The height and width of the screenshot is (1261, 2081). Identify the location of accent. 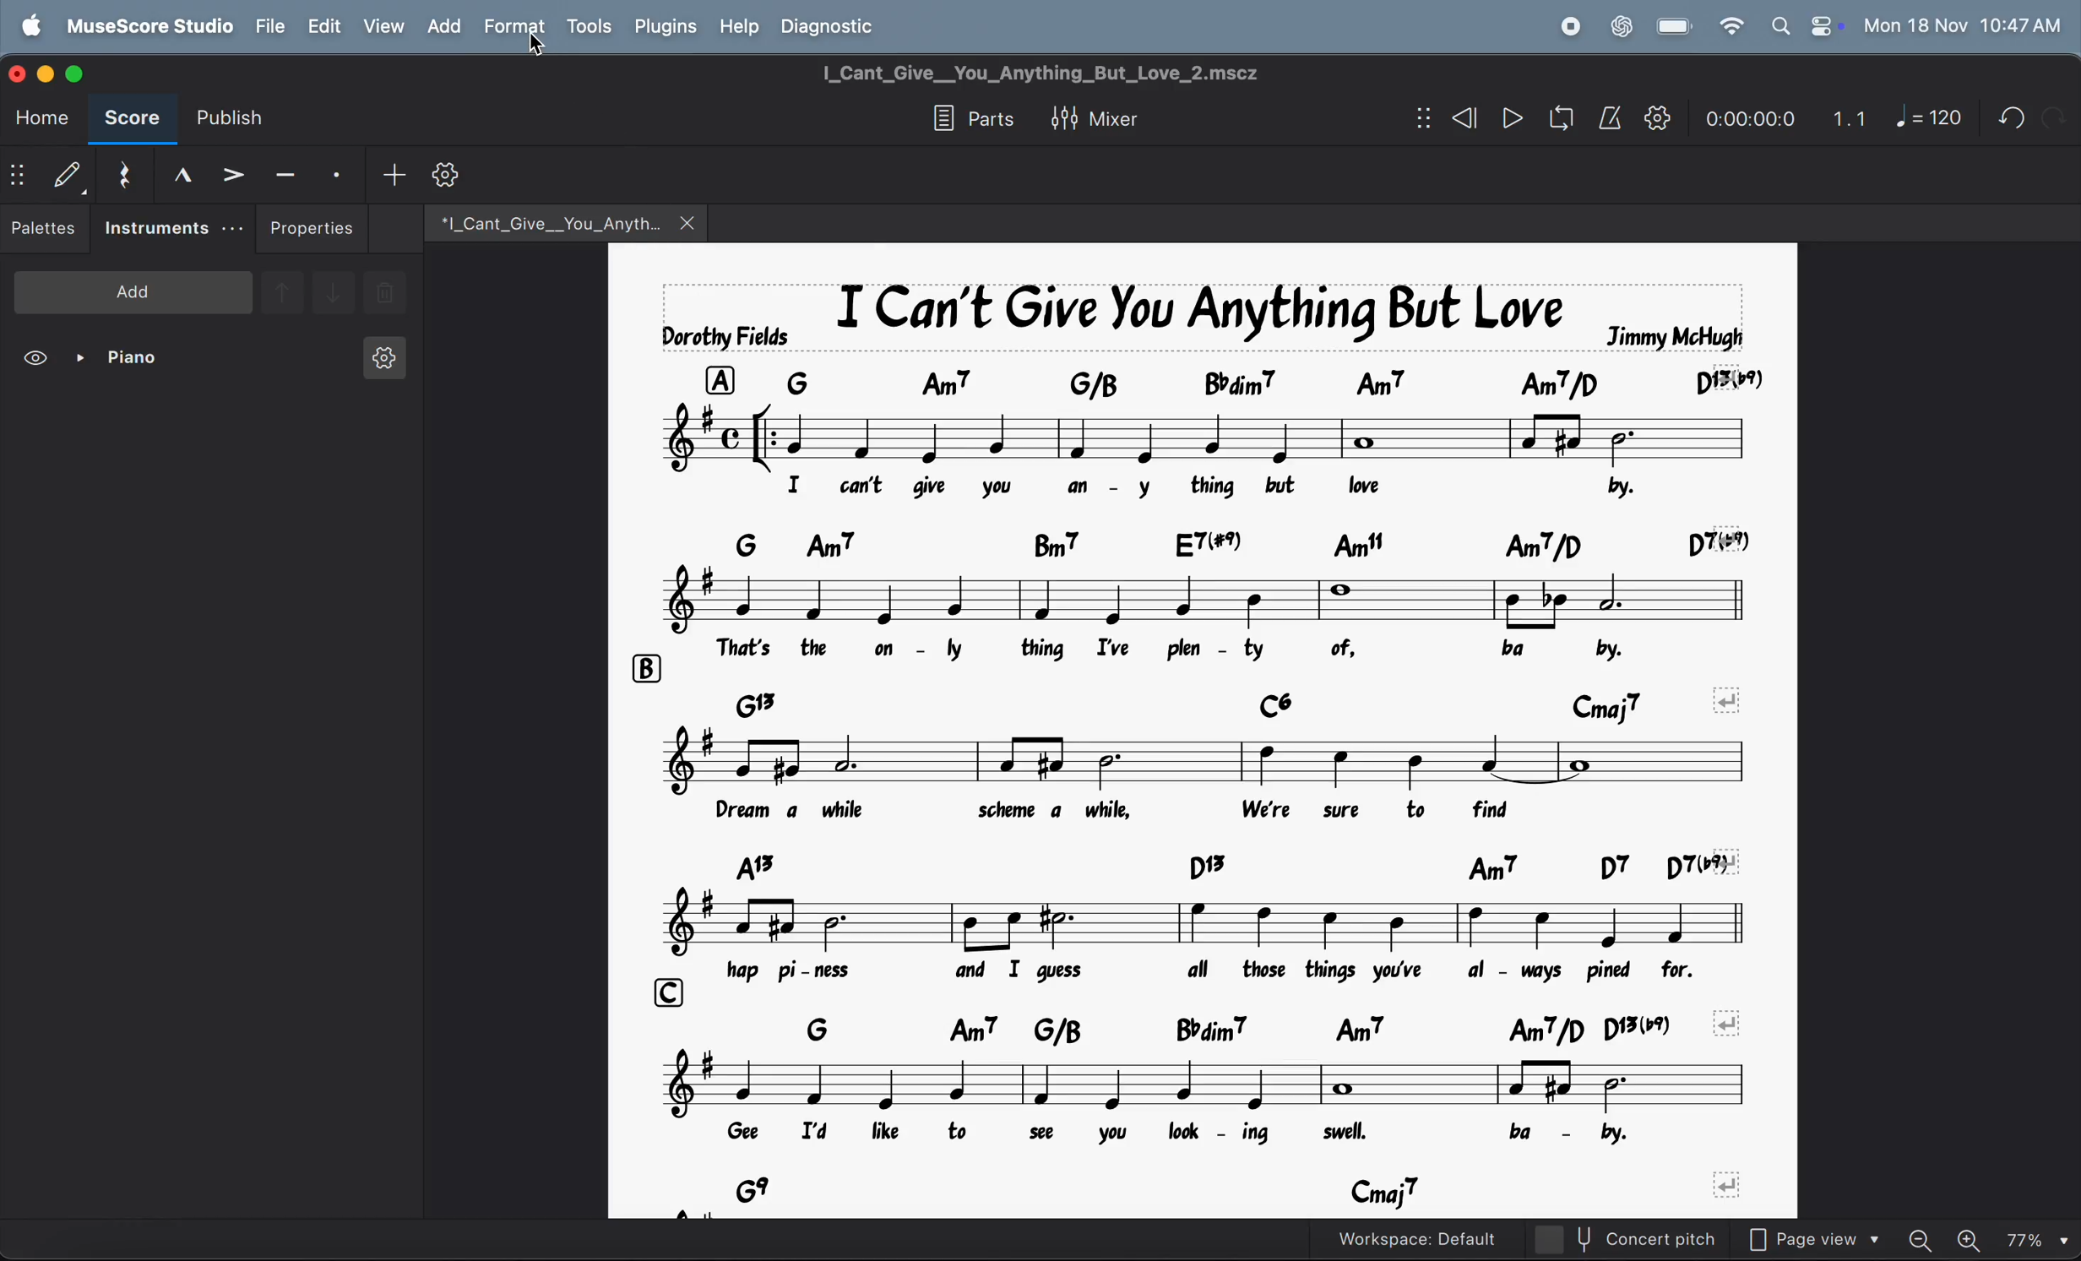
(232, 173).